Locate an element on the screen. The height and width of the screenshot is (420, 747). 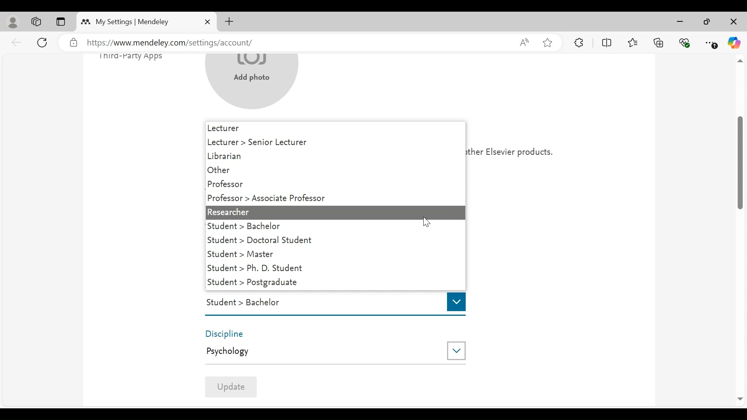
Extensions is located at coordinates (579, 42).